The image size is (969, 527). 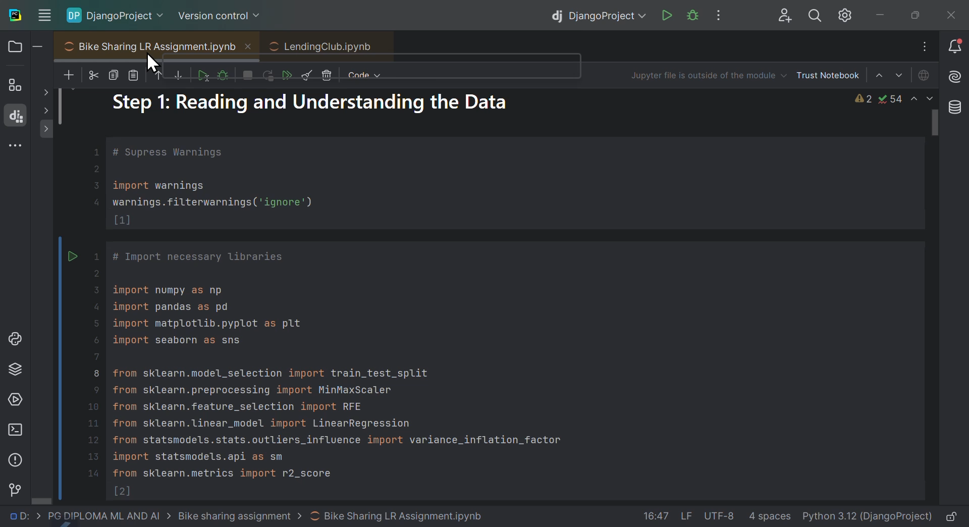 I want to click on Run Kernel, so click(x=268, y=74).